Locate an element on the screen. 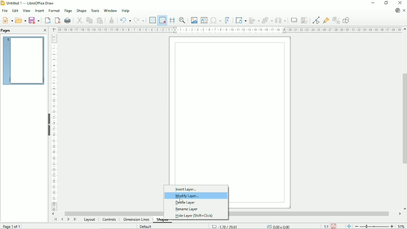 The width and height of the screenshot is (407, 229). Snap to grid is located at coordinates (162, 20).